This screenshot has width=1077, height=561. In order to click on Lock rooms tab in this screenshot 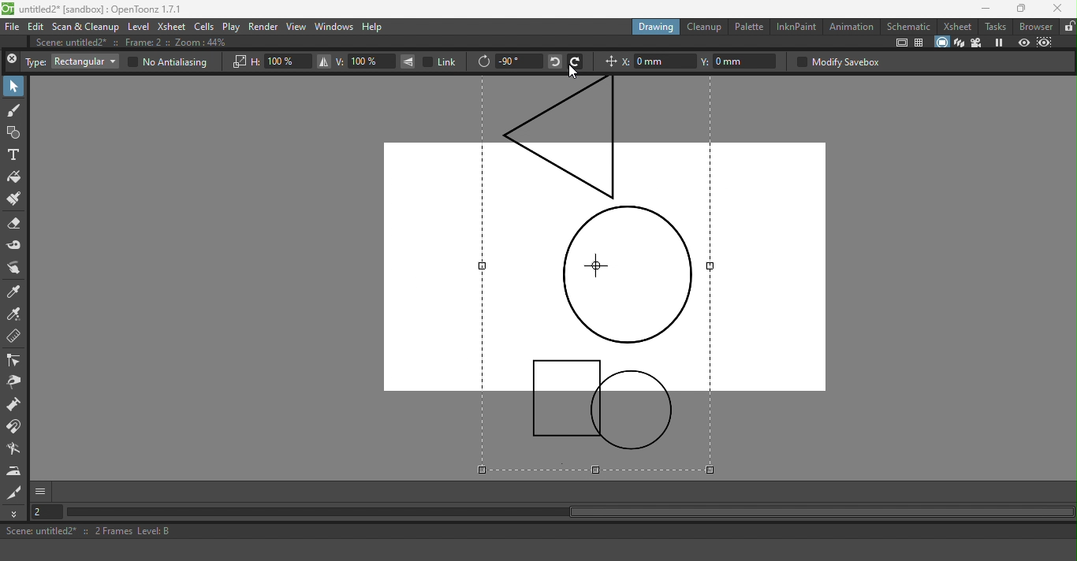, I will do `click(1068, 27)`.